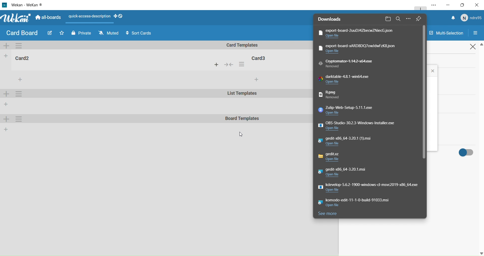  What do you see at coordinates (433, 71) in the screenshot?
I see `close` at bounding box center [433, 71].